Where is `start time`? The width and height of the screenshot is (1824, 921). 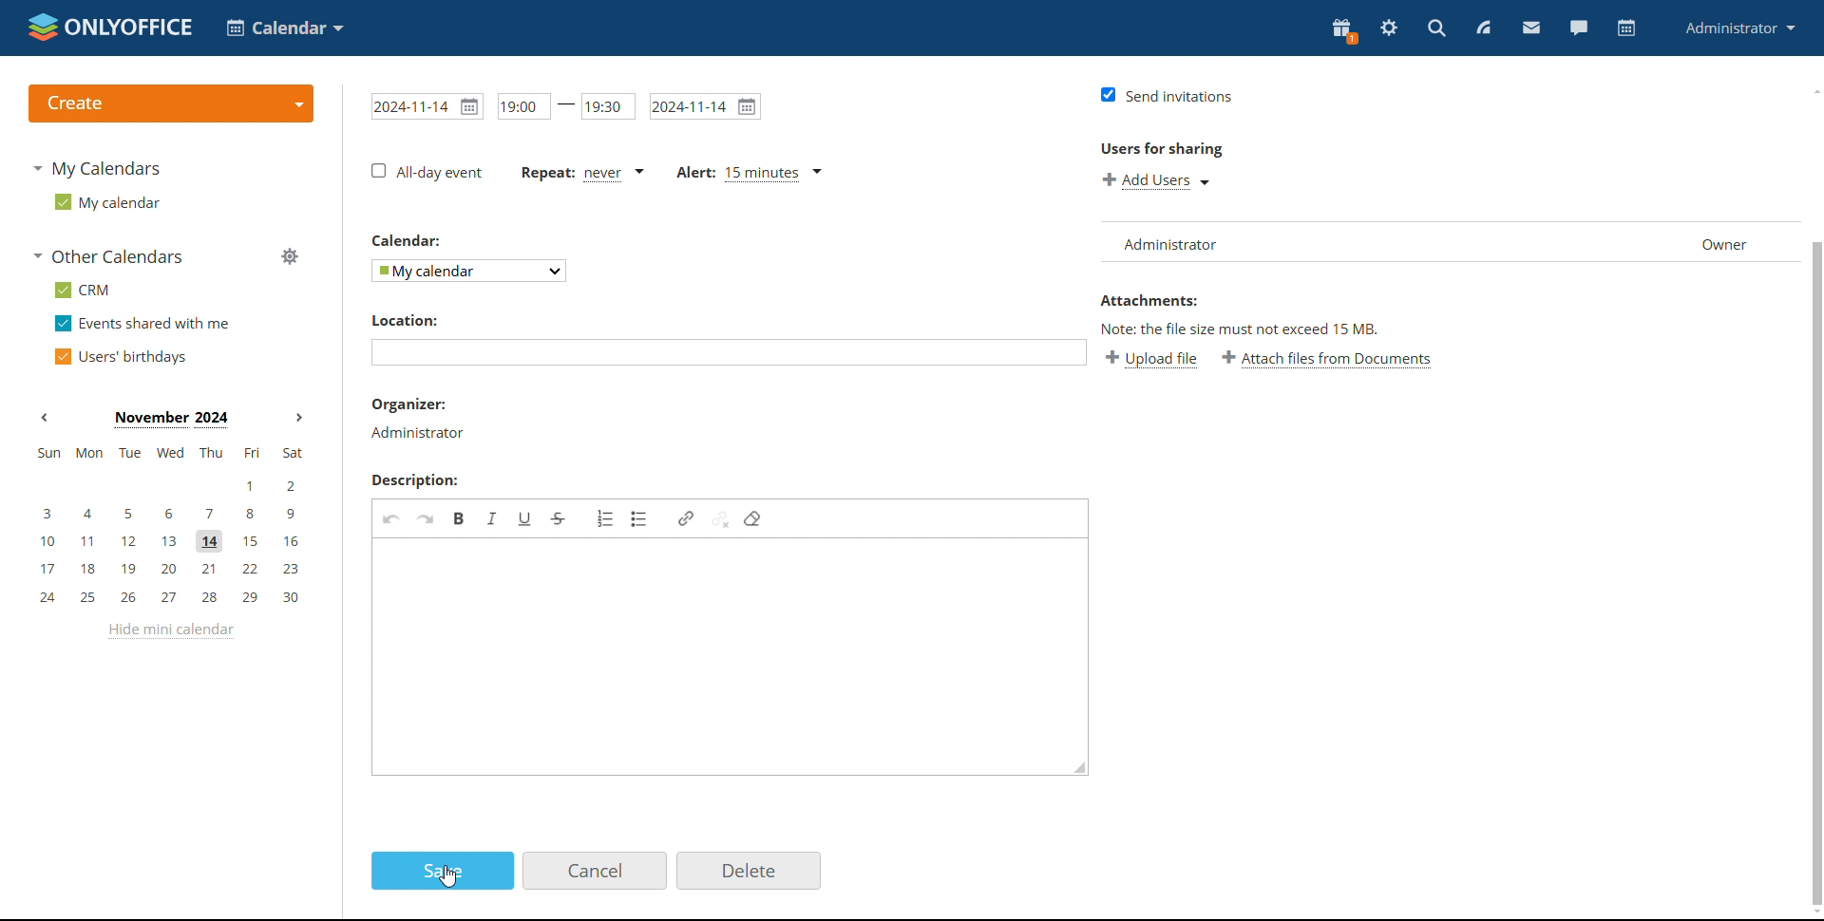 start time is located at coordinates (522, 106).